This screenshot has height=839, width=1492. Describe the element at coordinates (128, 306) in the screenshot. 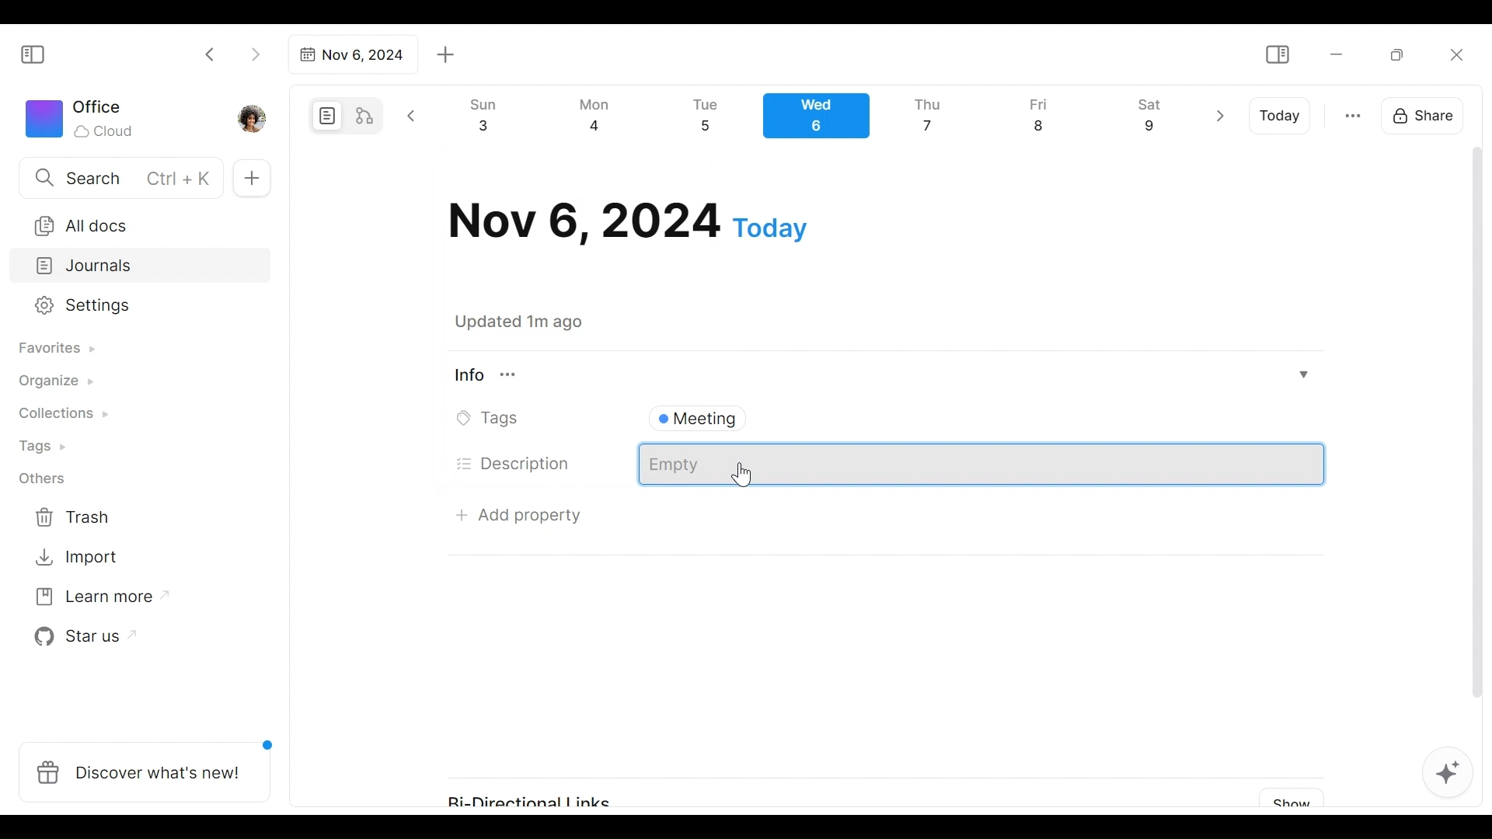

I see `Settings` at that location.